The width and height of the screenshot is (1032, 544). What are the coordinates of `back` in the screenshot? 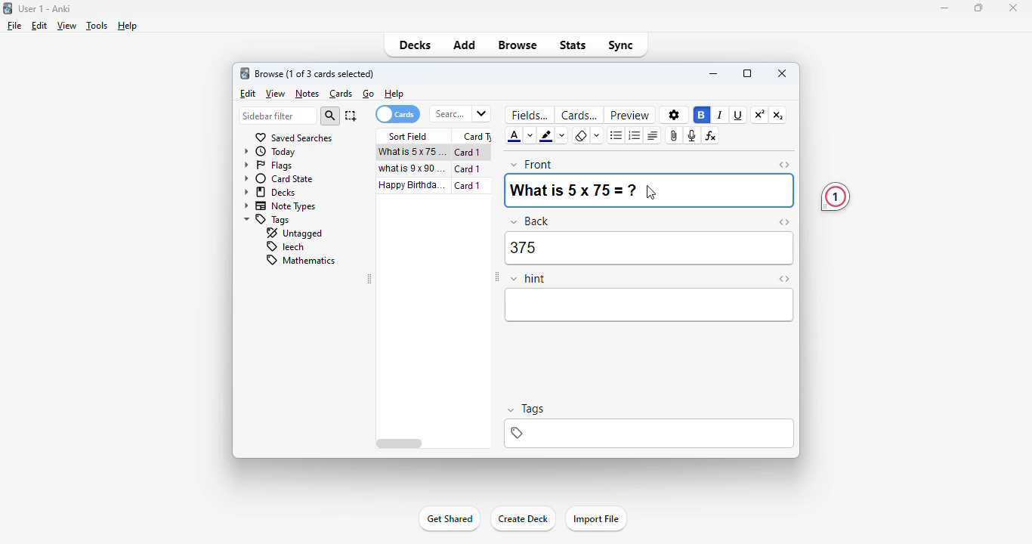 It's located at (530, 221).